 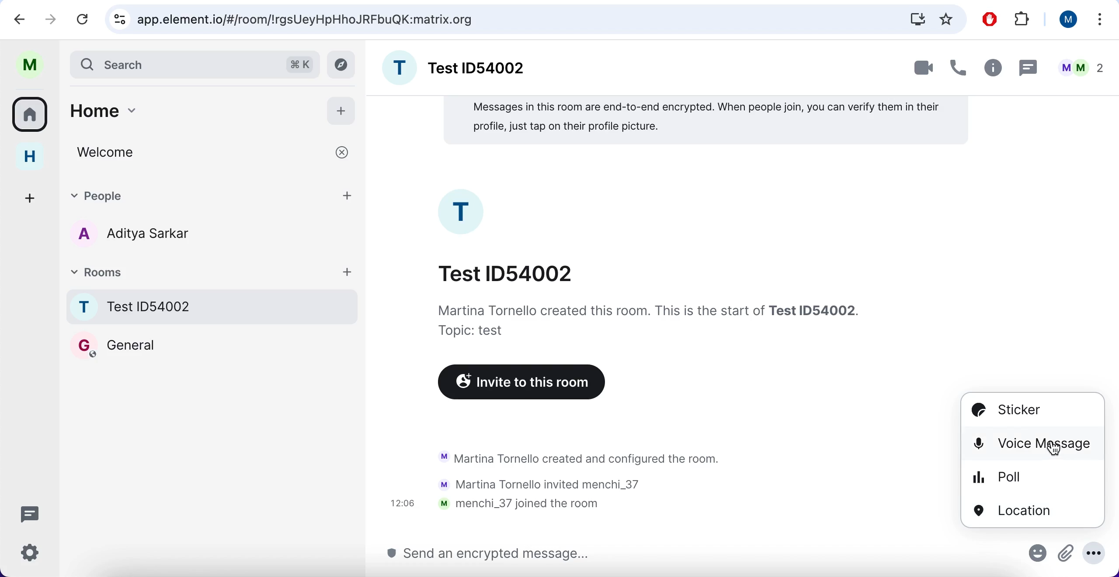 I want to click on search, so click(x=172, y=64).